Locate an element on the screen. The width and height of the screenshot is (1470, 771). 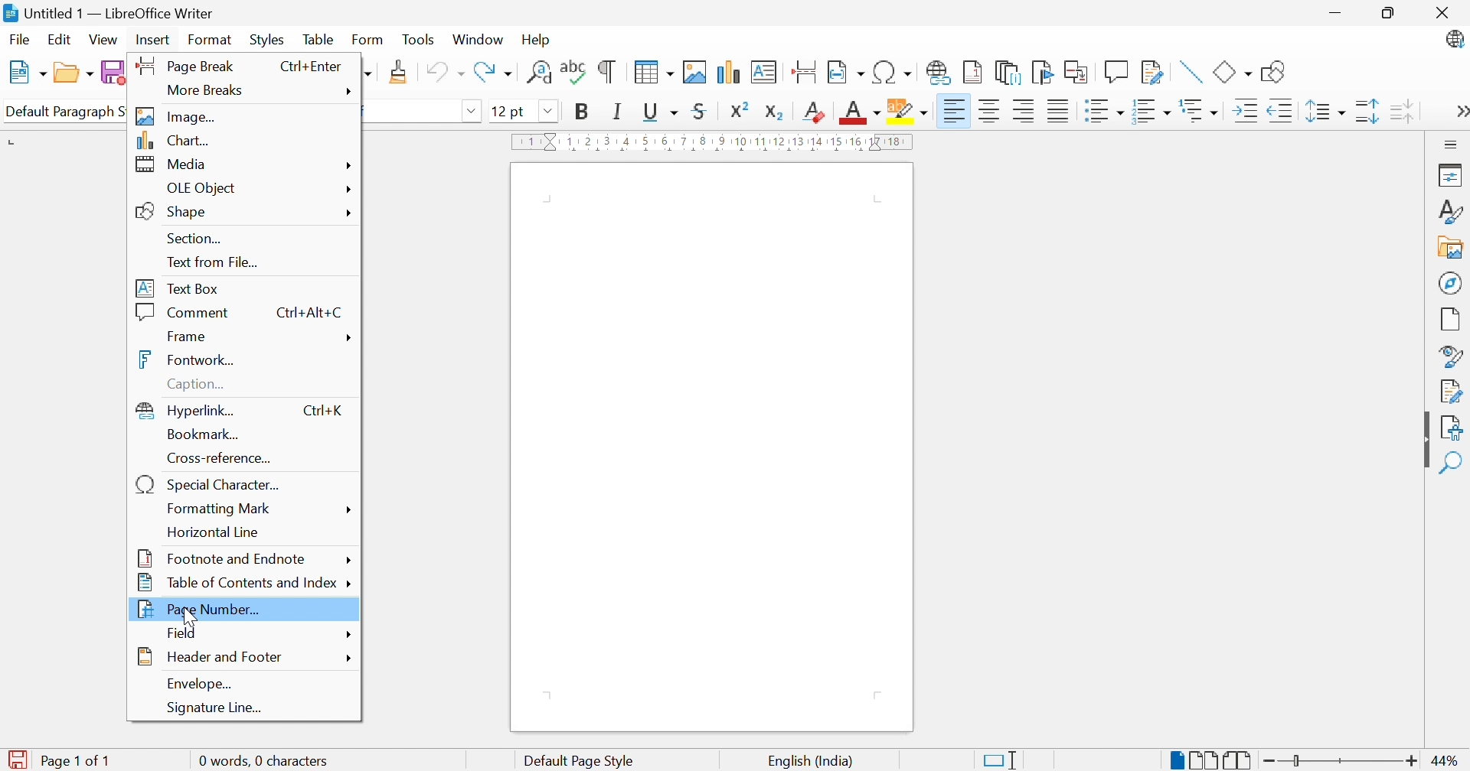
Frame is located at coordinates (188, 336).